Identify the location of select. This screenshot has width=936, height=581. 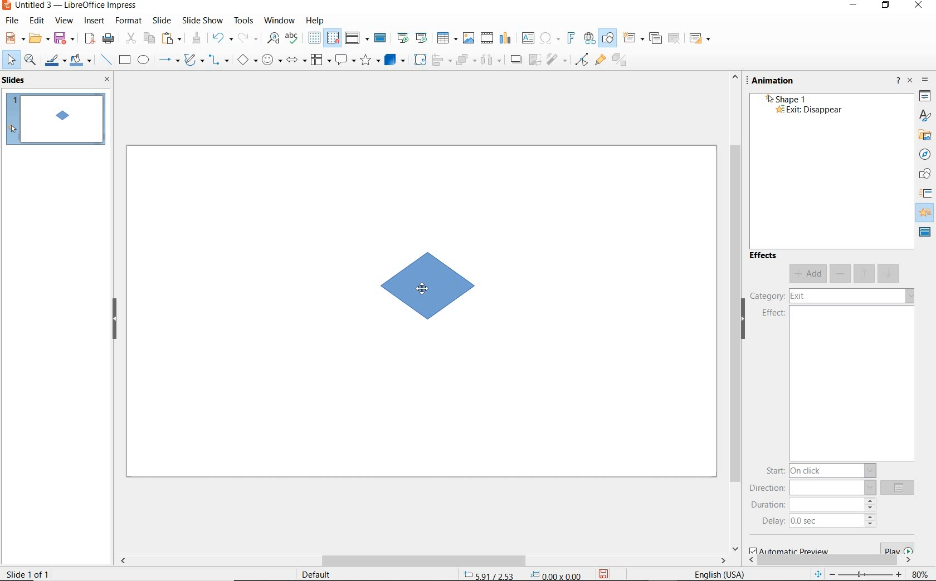
(12, 61).